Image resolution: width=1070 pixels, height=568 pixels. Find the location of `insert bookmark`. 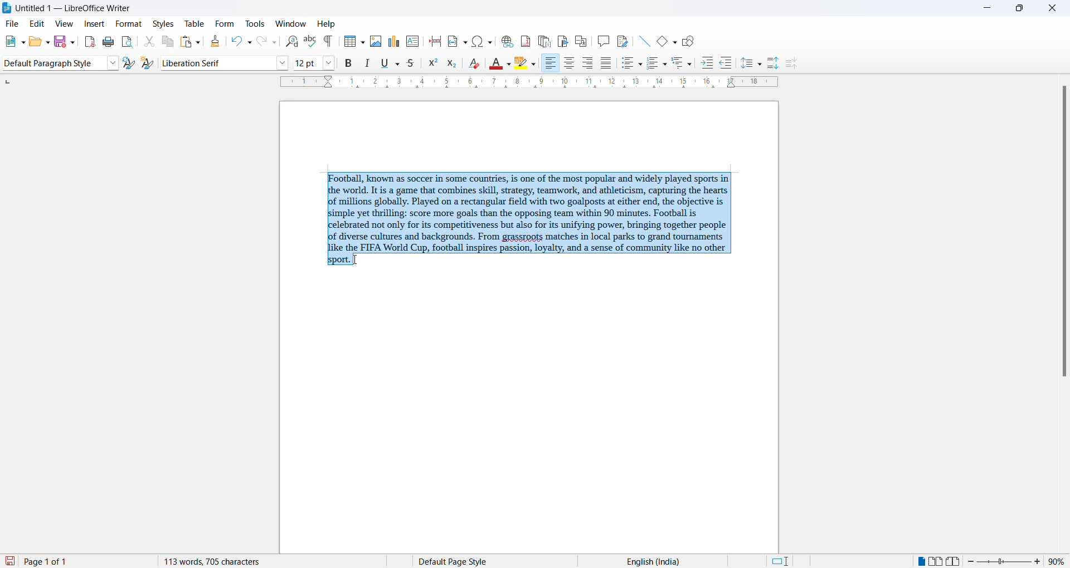

insert bookmark is located at coordinates (564, 41).